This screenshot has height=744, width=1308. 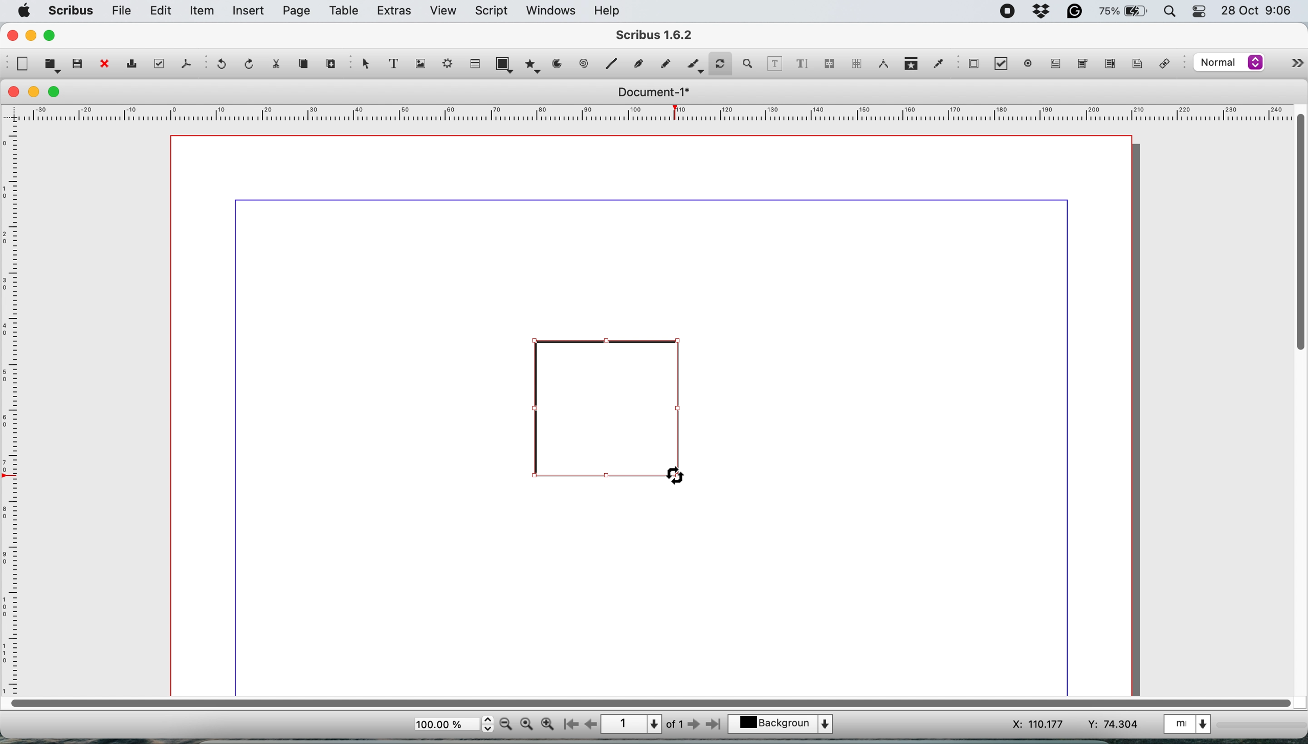 I want to click on link text frame, so click(x=831, y=64).